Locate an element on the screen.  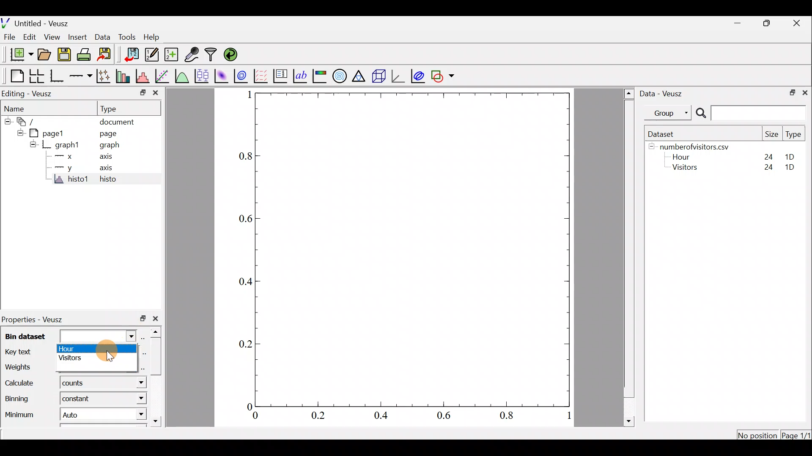
page1 is located at coordinates (50, 133).